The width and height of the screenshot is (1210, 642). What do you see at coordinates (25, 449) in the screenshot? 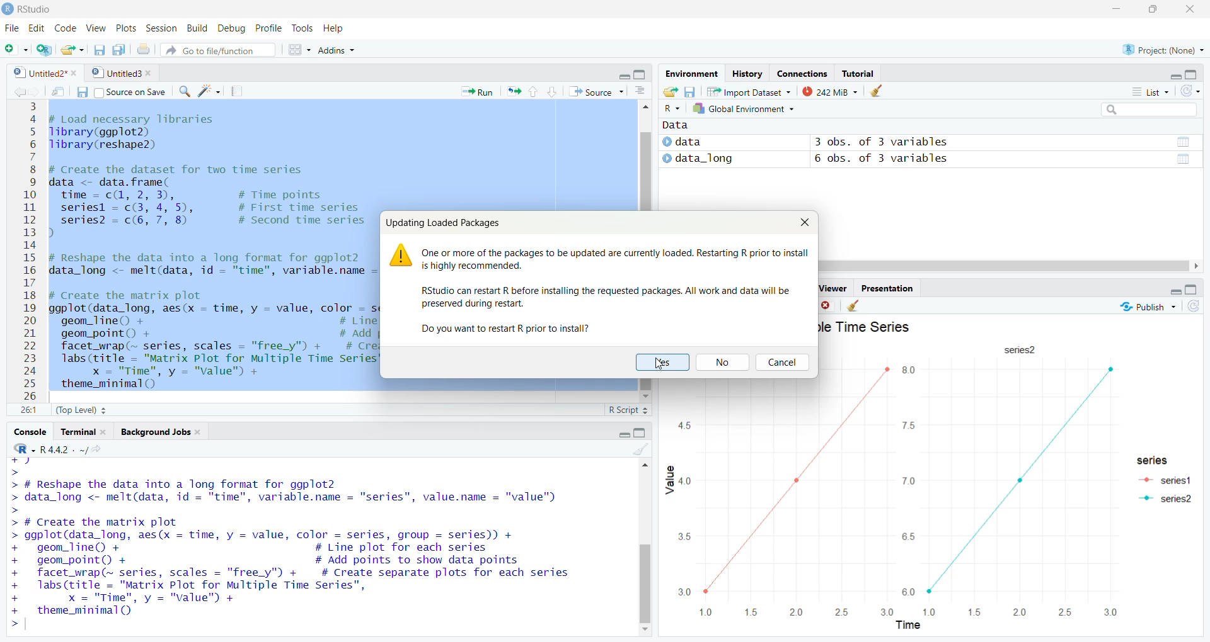
I see `R ` at bounding box center [25, 449].